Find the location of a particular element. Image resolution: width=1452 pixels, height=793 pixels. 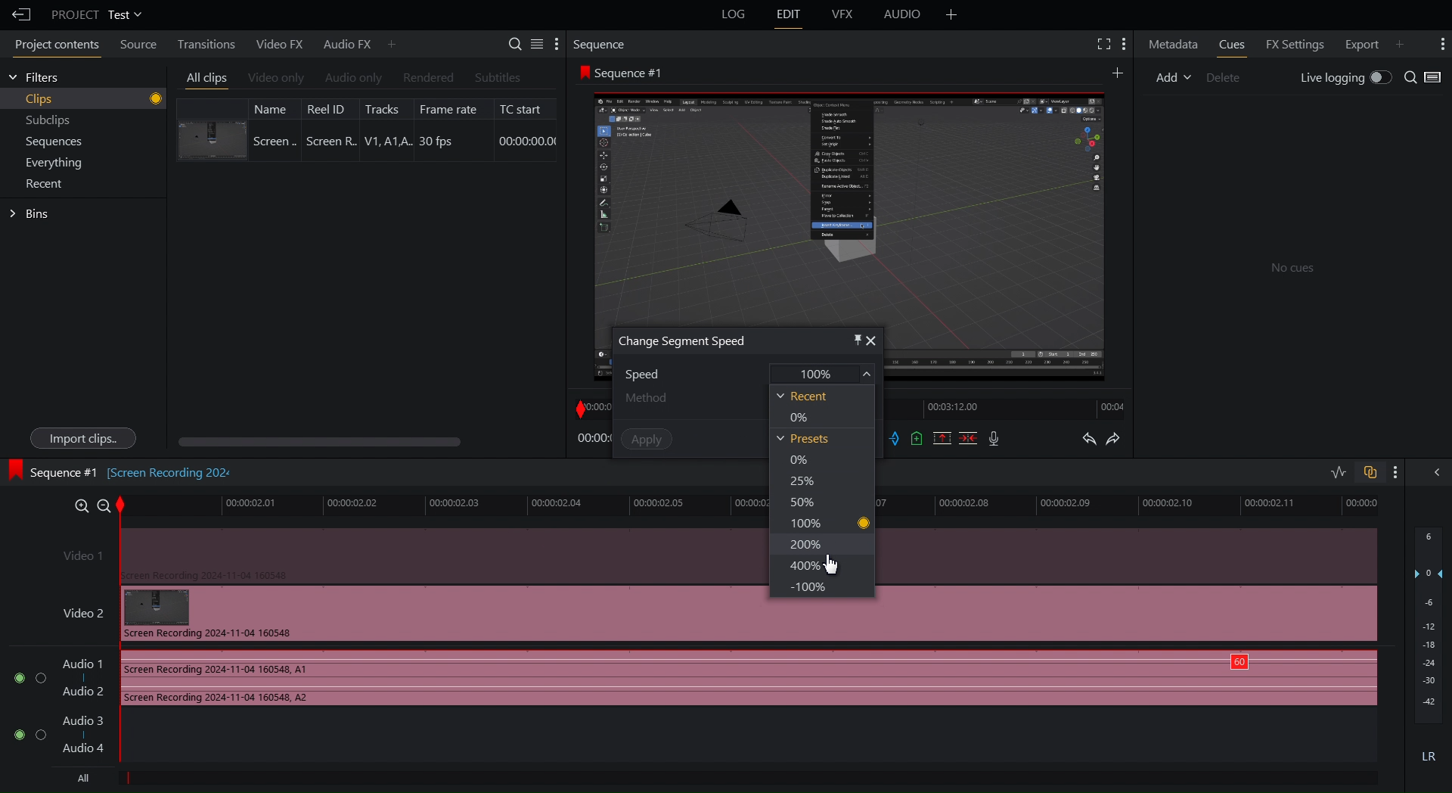

Filters is located at coordinates (34, 77).